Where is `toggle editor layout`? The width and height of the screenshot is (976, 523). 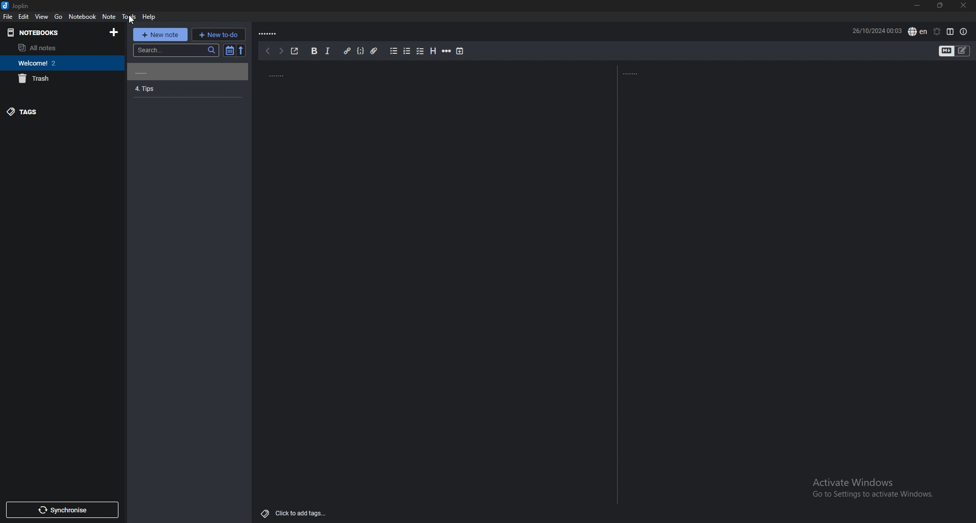
toggle editor layout is located at coordinates (951, 31).